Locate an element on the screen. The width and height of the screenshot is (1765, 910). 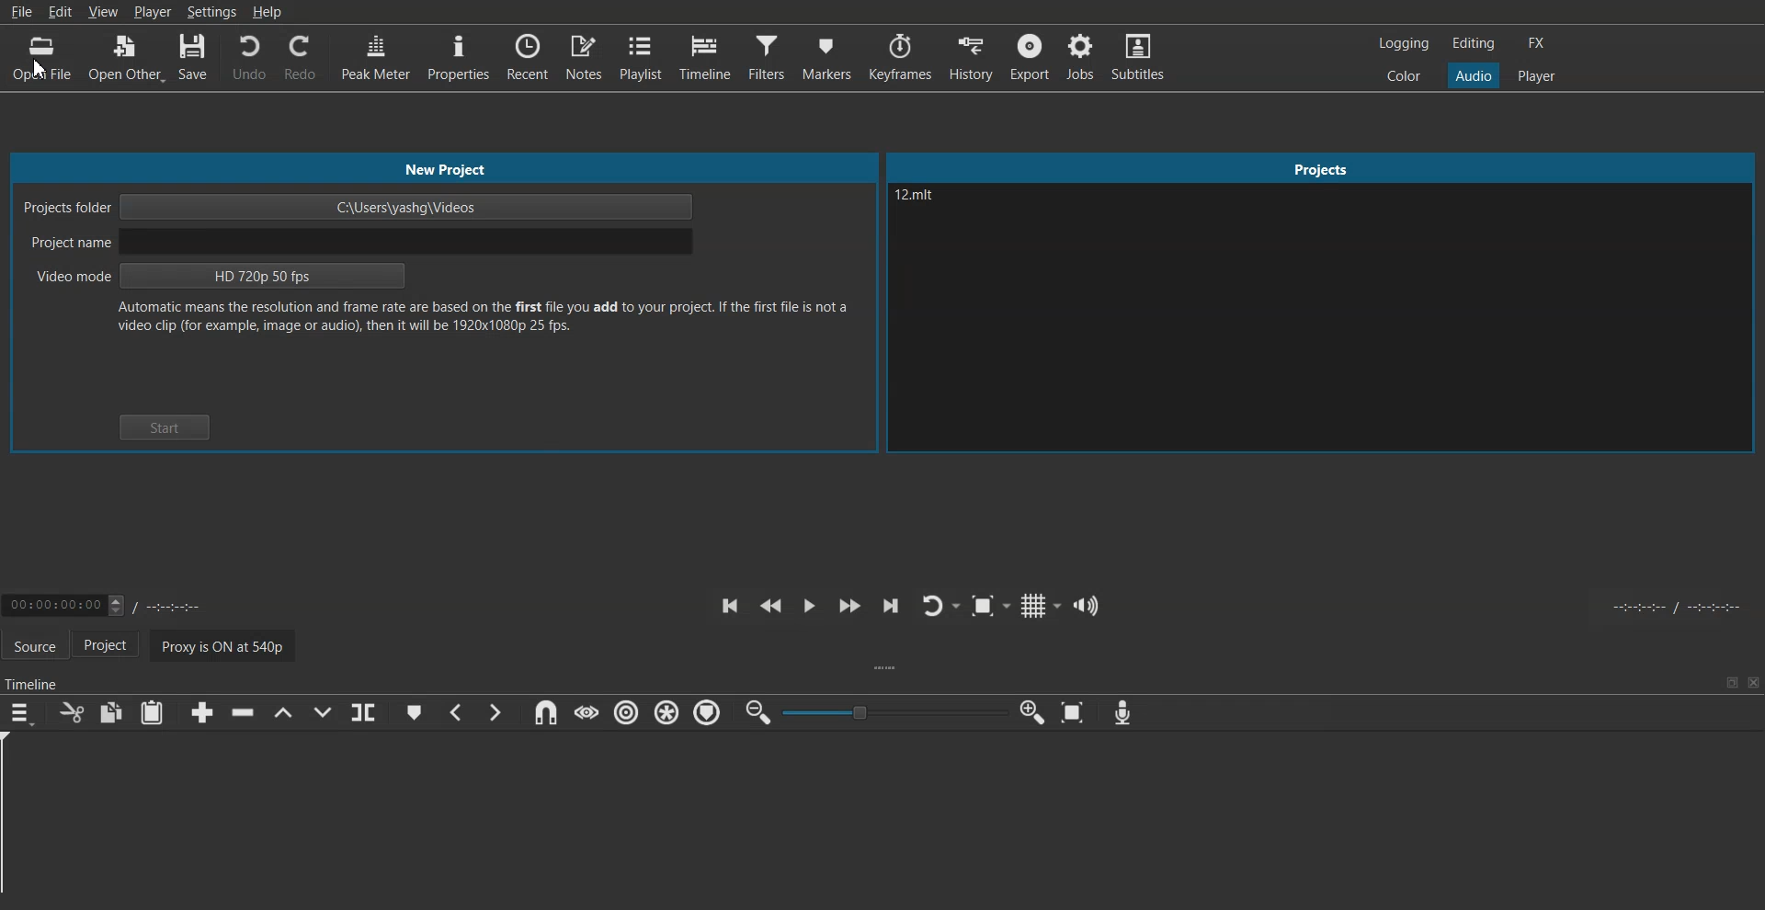
Minimize is located at coordinates (1732, 682).